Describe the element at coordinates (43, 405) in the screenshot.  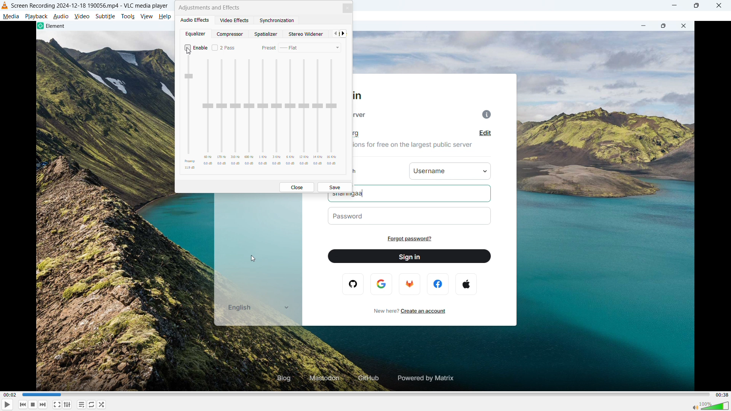
I see `Forward or next media ` at that location.